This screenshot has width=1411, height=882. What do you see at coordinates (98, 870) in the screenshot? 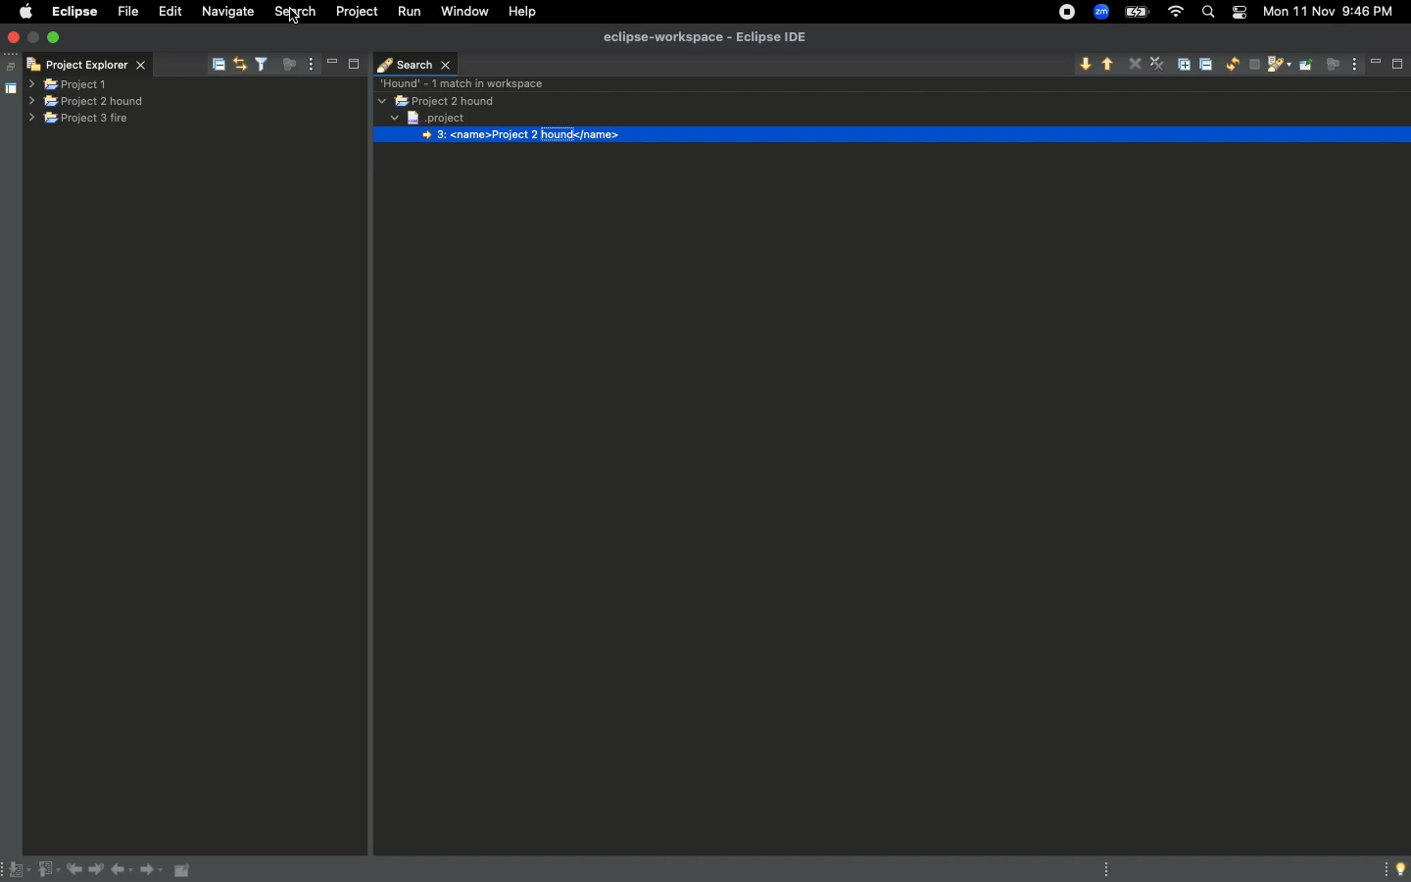
I see `Next edit location` at bounding box center [98, 870].